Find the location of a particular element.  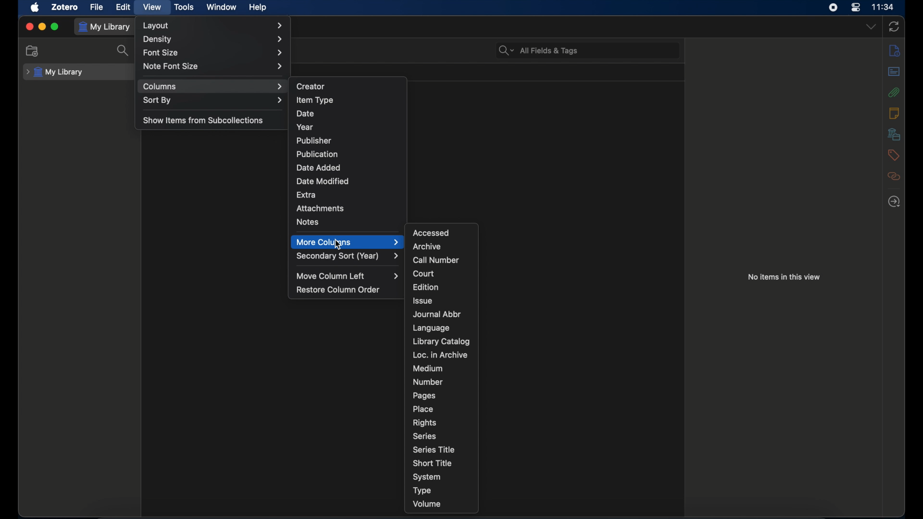

zotero is located at coordinates (64, 7).